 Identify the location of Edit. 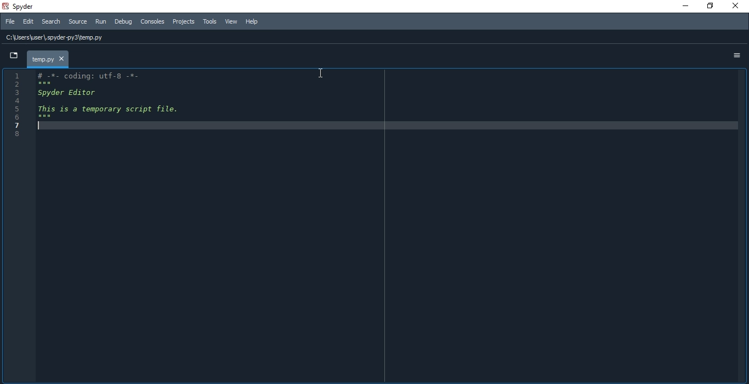
(30, 22).